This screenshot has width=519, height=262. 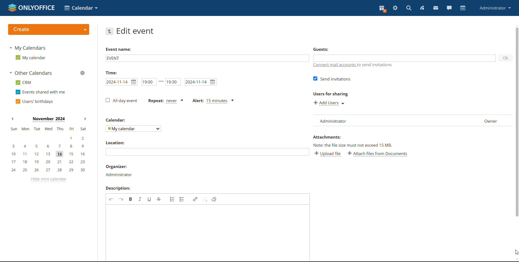 I want to click on select calendar, so click(x=133, y=129).